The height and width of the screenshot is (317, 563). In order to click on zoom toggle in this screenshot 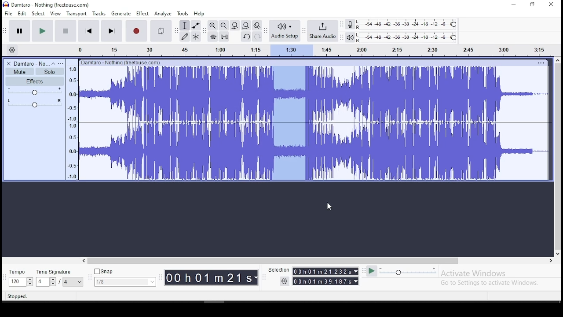, I will do `click(256, 26)`.